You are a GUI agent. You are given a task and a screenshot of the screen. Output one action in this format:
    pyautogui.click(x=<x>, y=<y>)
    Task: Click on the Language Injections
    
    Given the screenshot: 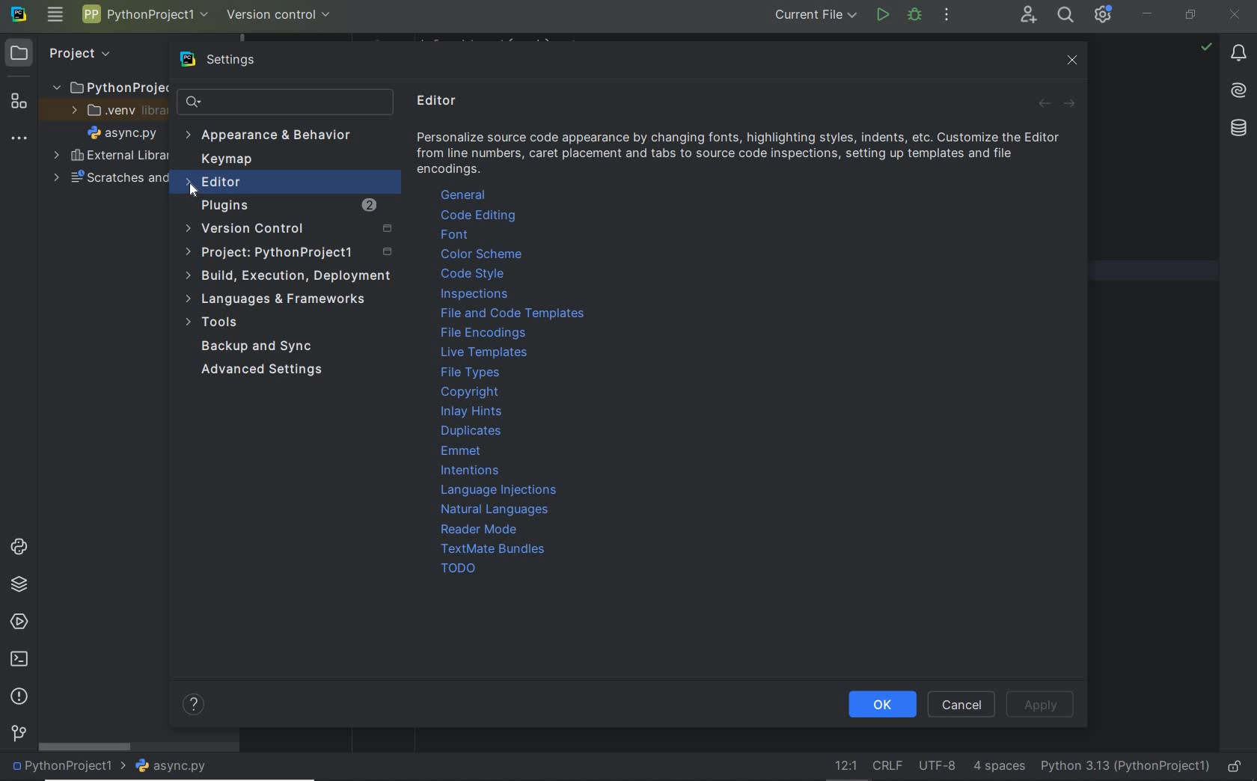 What is the action you would take?
    pyautogui.click(x=499, y=490)
    